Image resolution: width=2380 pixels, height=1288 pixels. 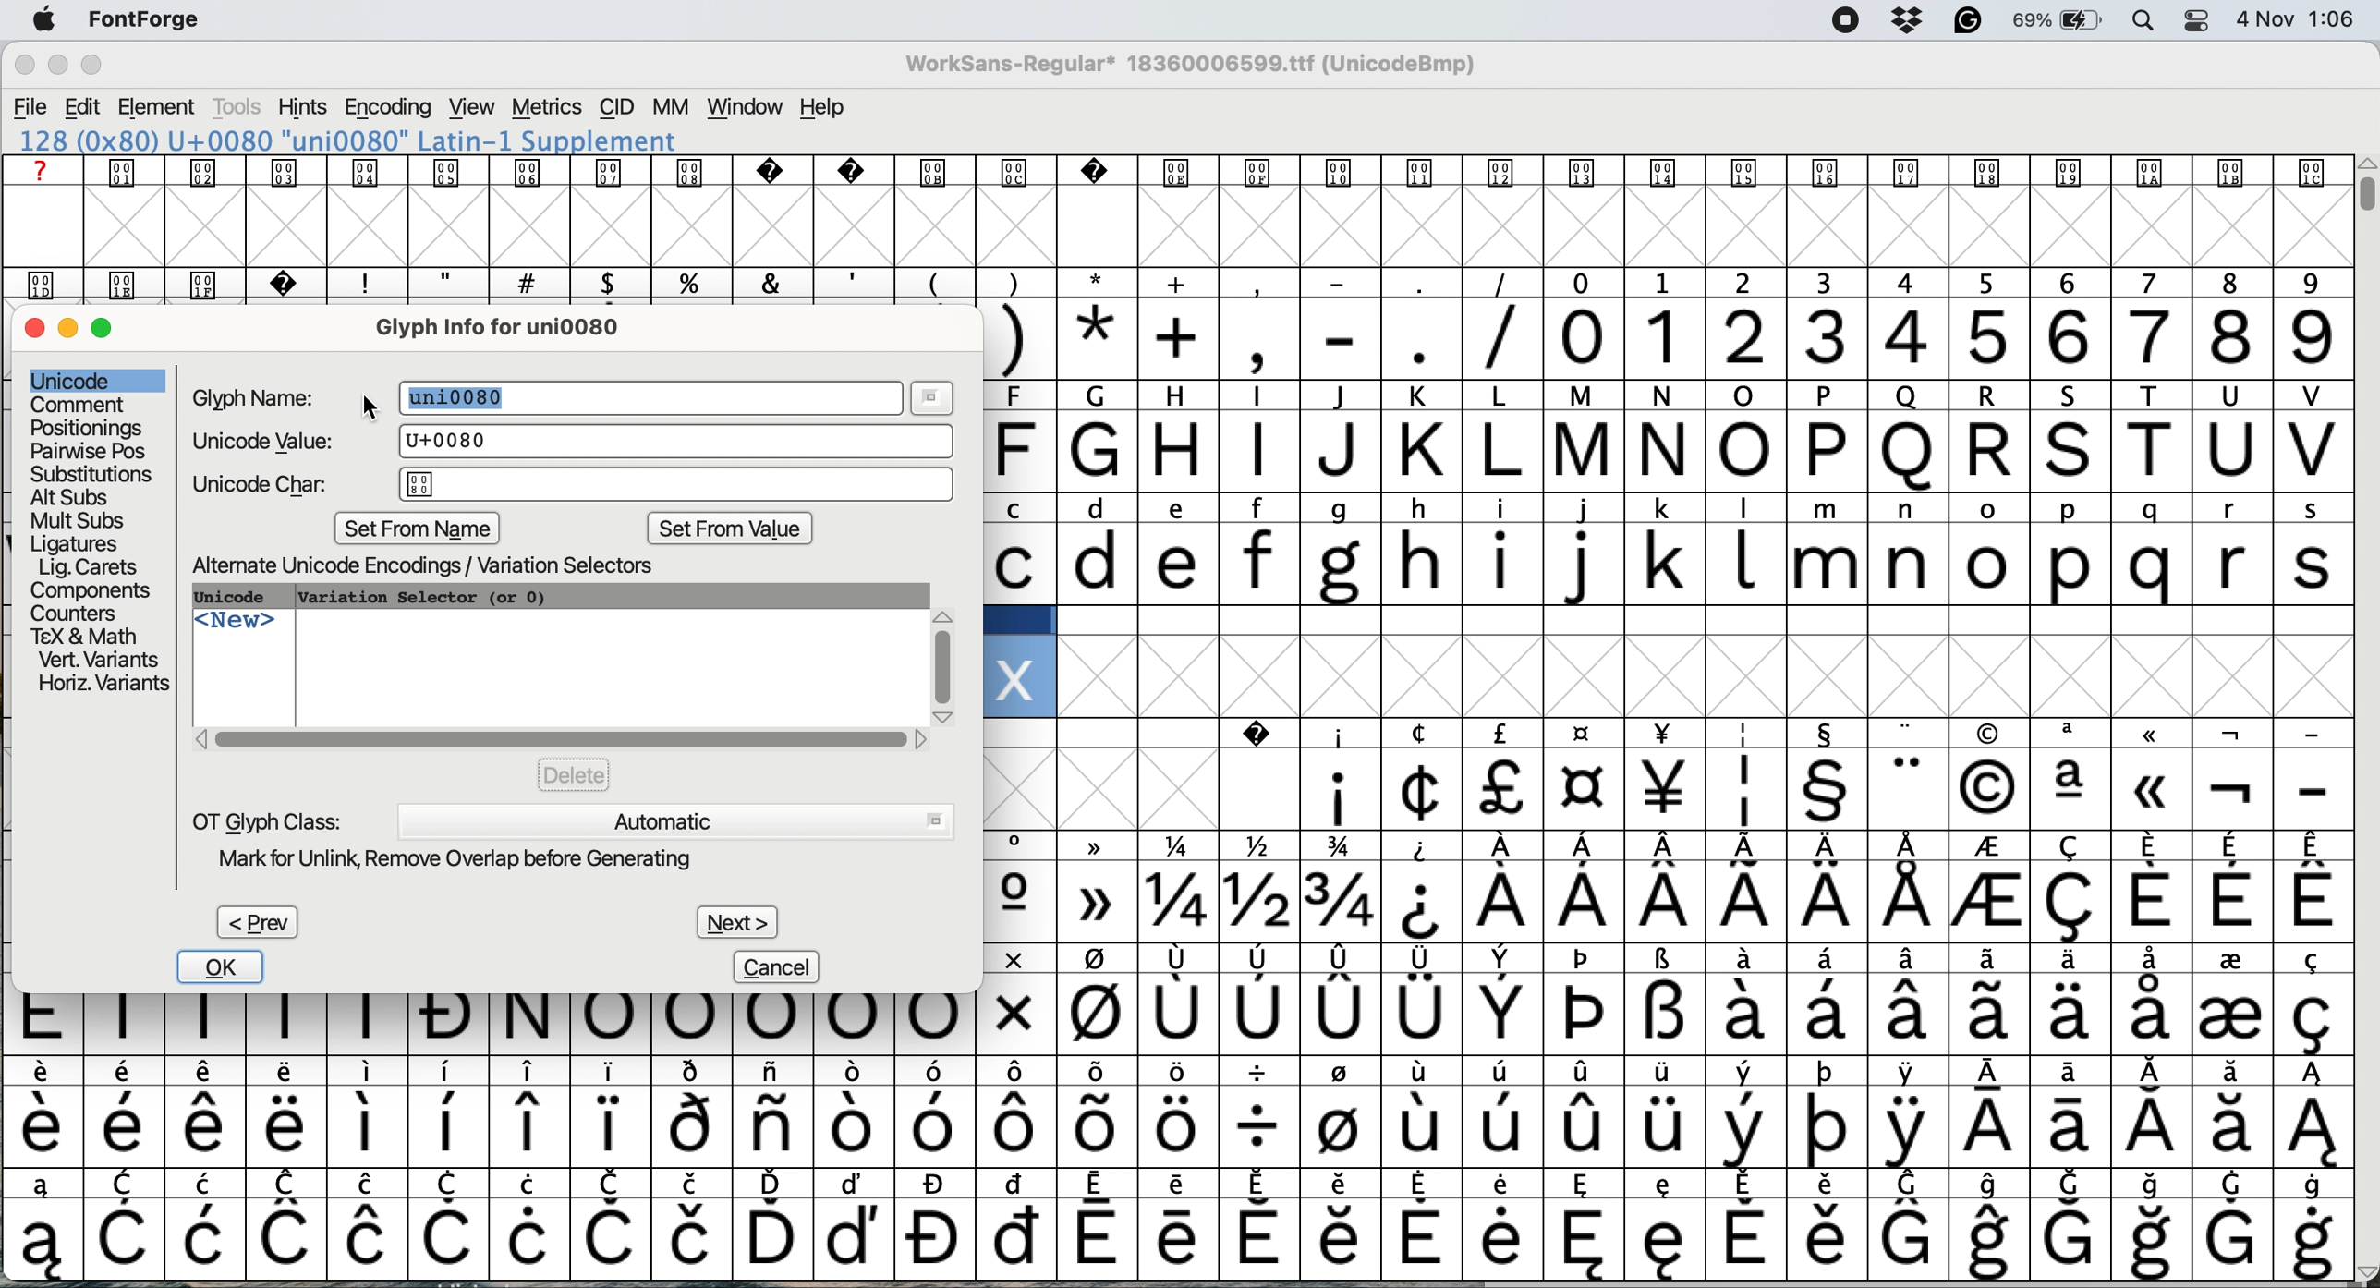 I want to click on dropbox, so click(x=1905, y=21).